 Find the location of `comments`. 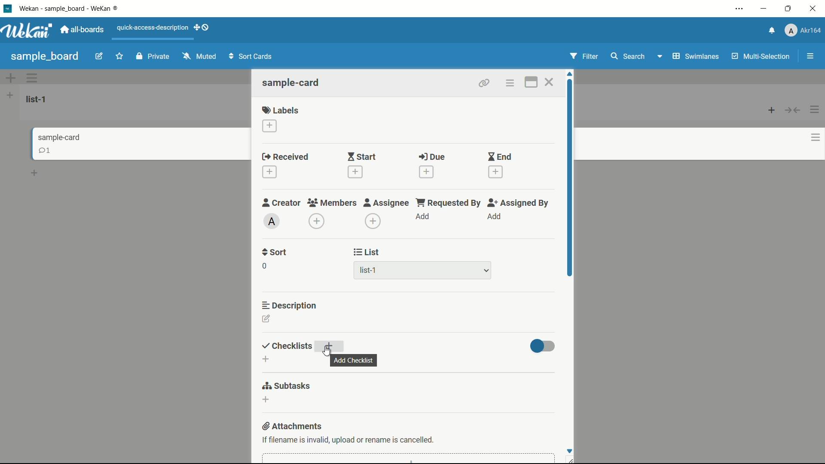

comments is located at coordinates (43, 152).